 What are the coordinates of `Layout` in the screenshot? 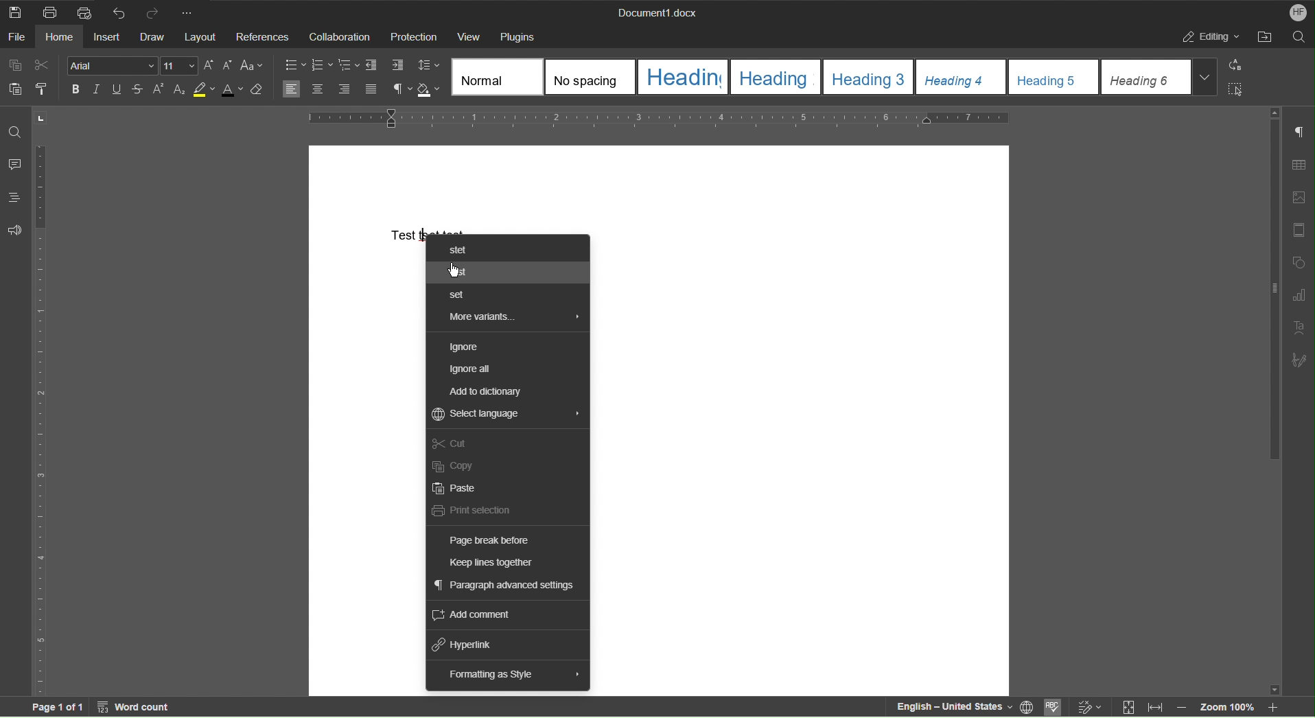 It's located at (202, 36).